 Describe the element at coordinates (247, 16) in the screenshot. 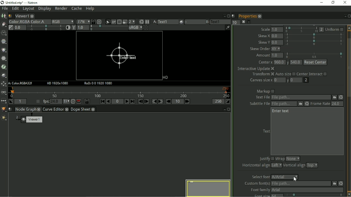

I see `Properties` at that location.